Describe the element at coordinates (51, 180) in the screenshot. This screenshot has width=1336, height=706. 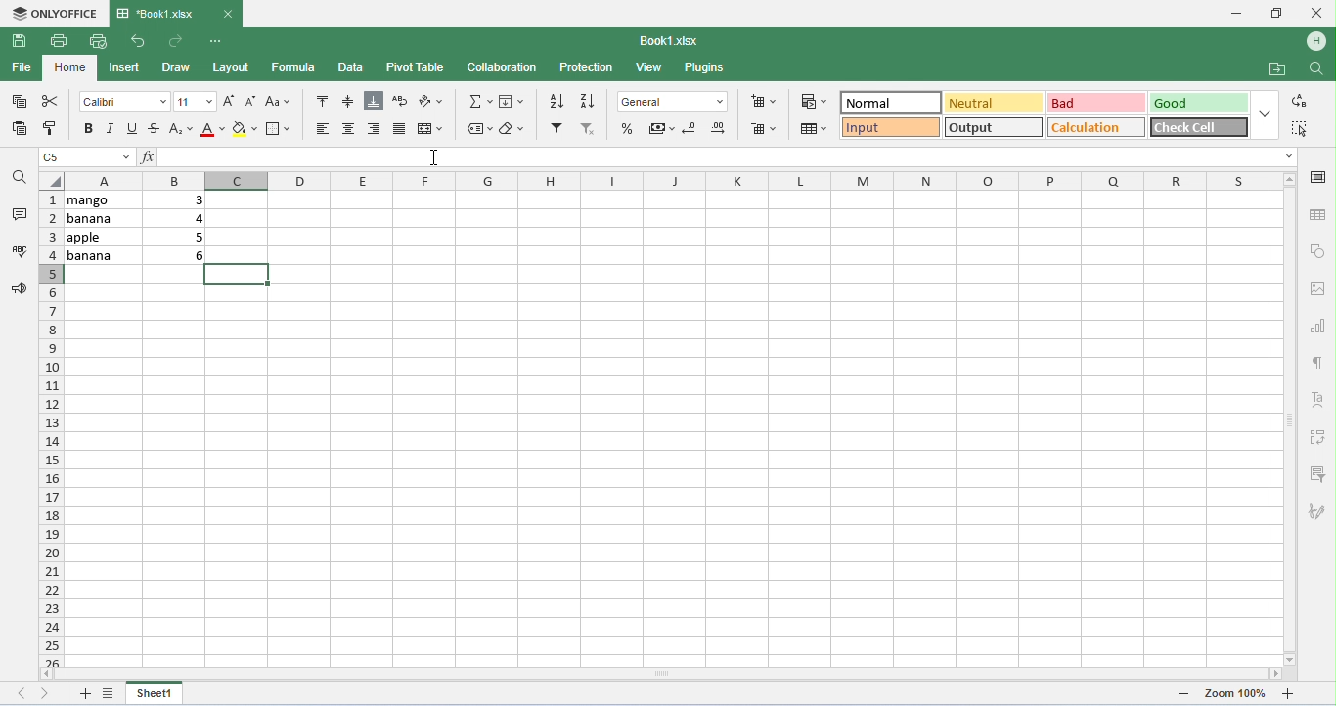
I see `select all cells` at that location.